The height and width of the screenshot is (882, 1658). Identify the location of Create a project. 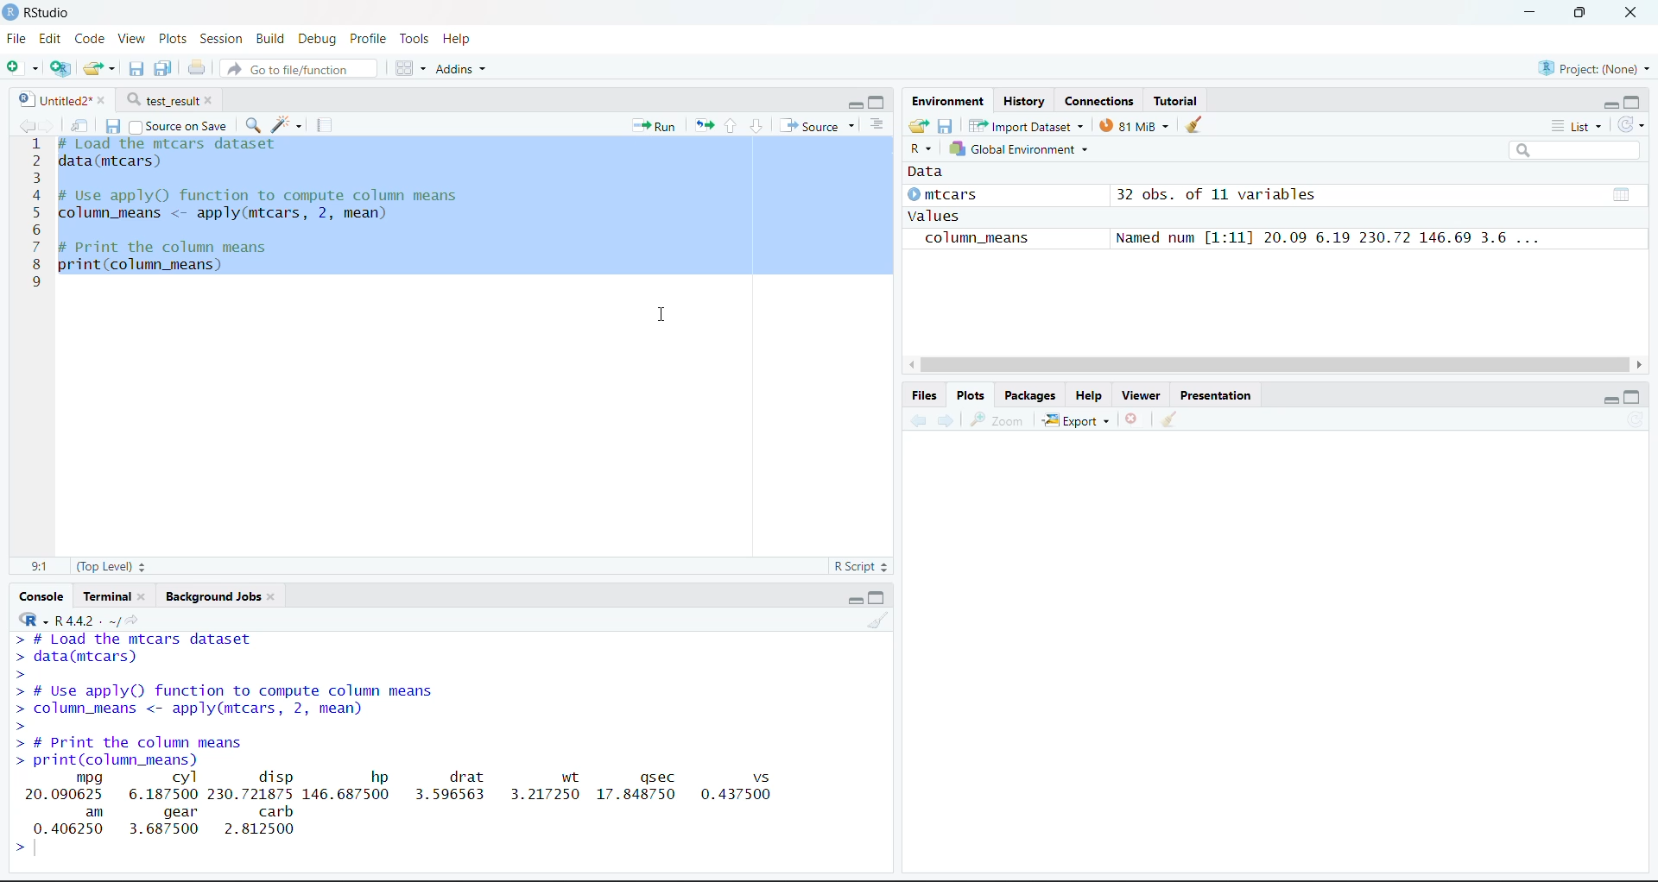
(60, 68).